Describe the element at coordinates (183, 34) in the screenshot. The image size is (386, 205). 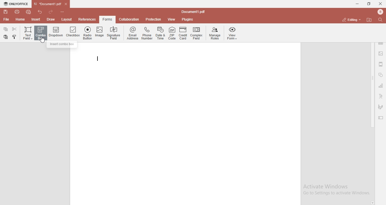
I see `credit card` at that location.